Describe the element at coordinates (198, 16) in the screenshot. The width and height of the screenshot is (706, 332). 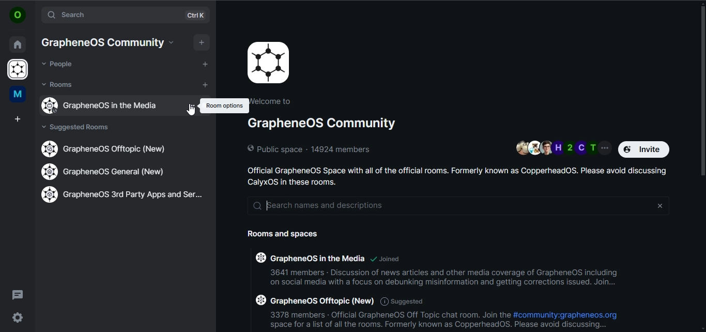
I see `explore room` at that location.